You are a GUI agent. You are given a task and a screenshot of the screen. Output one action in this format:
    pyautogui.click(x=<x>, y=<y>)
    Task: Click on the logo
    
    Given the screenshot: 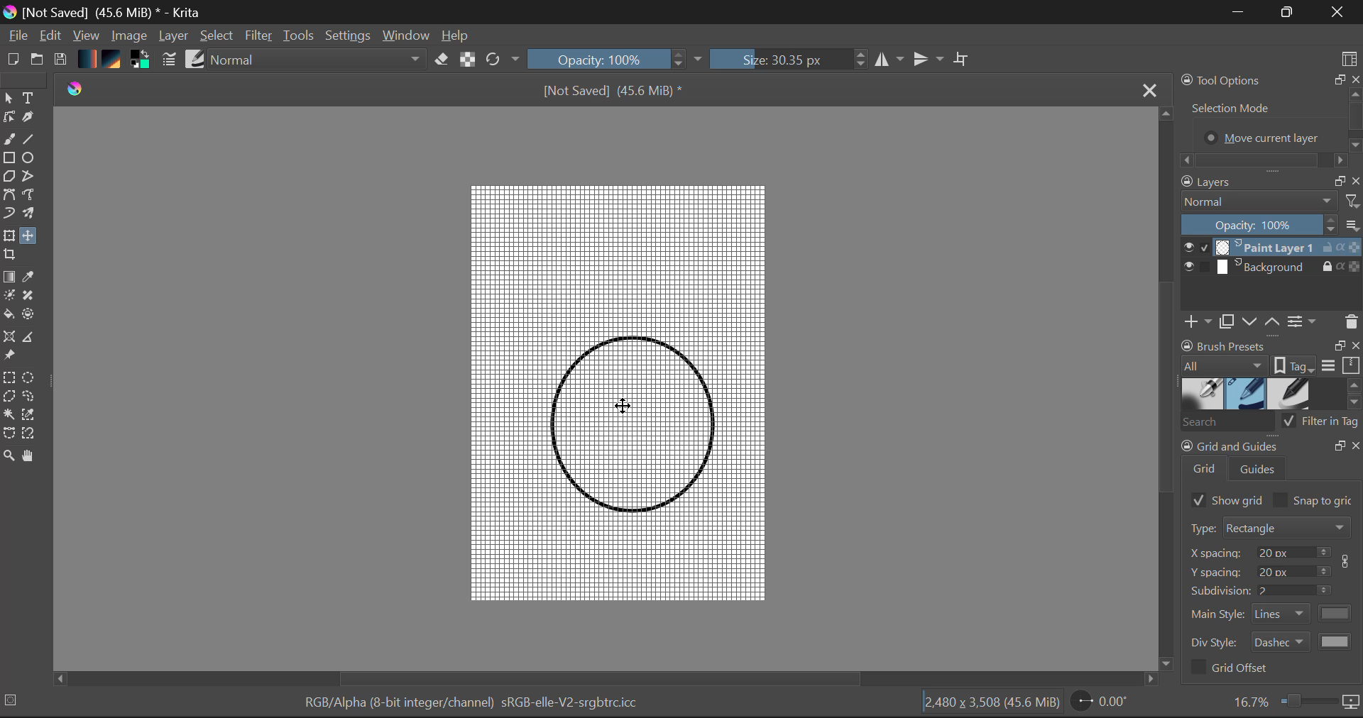 What is the action you would take?
    pyautogui.click(x=75, y=87)
    